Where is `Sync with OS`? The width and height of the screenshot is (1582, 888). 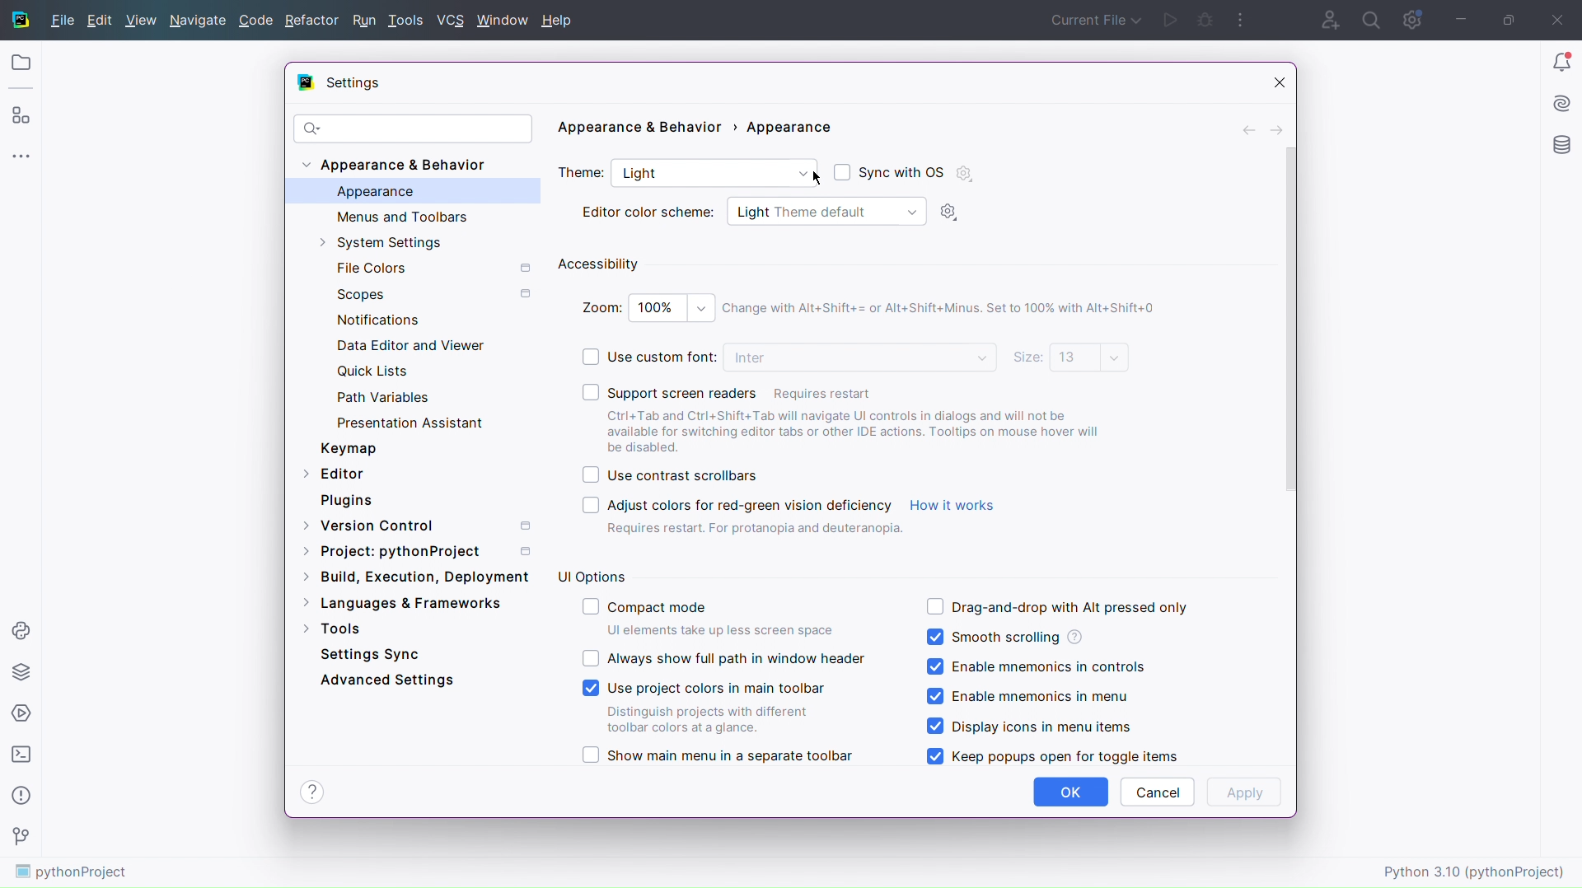
Sync with OS is located at coordinates (888, 171).